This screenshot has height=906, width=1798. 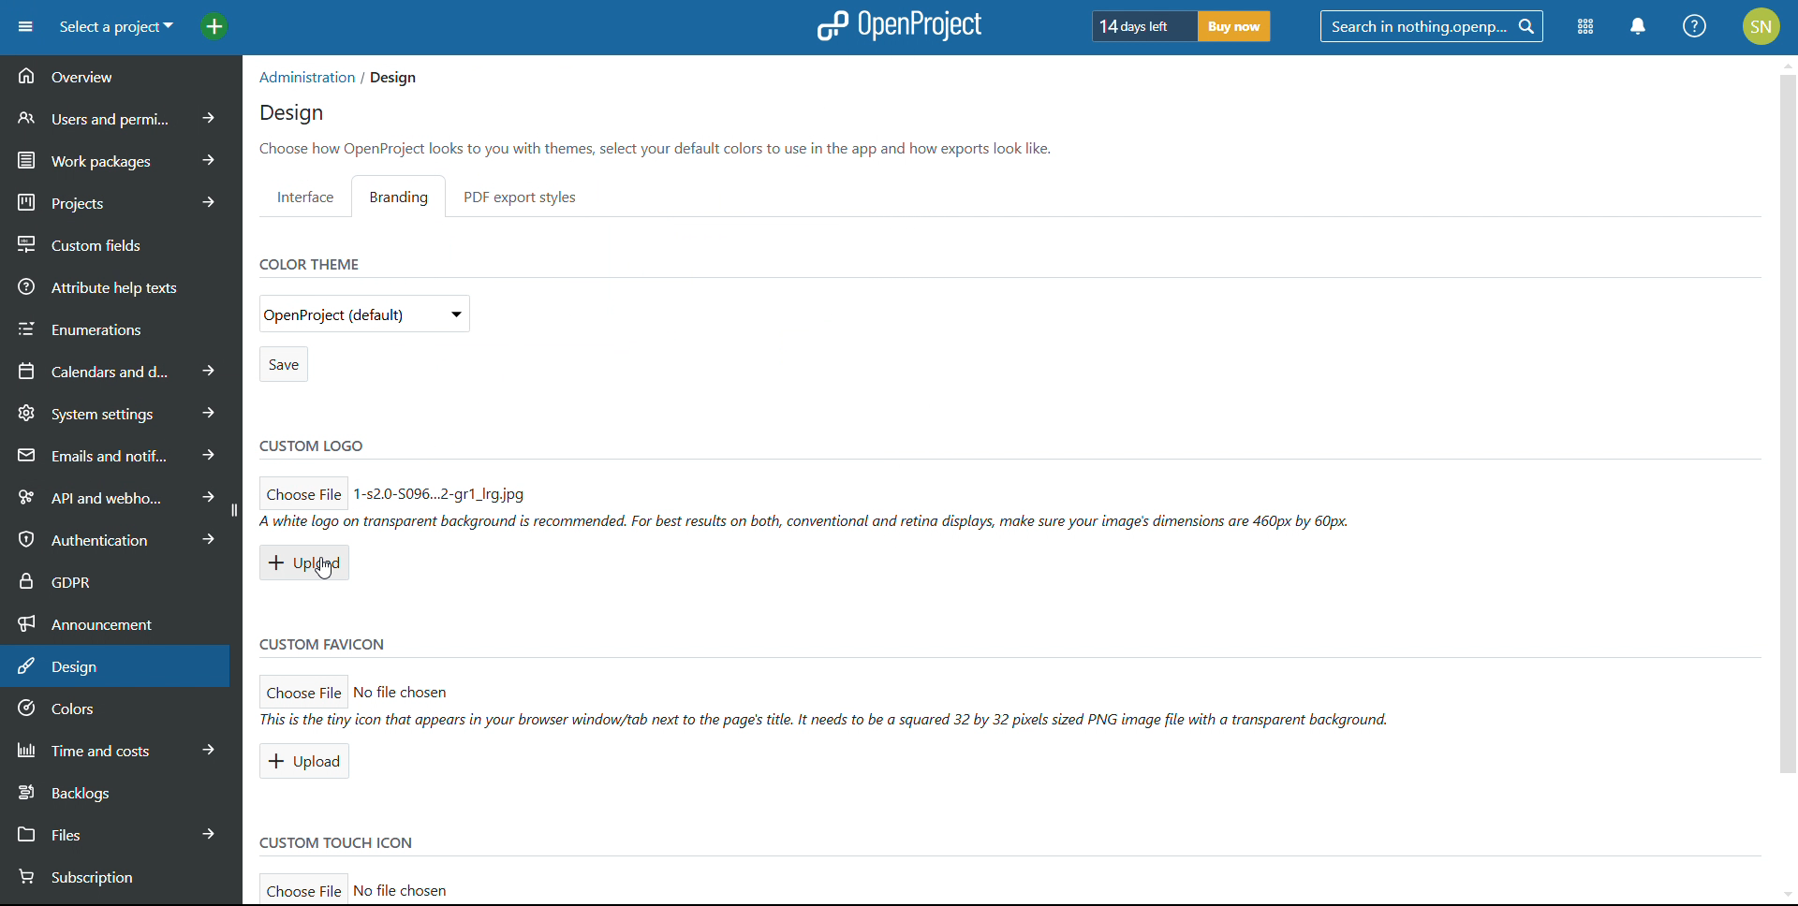 I want to click on pdf export styles, so click(x=521, y=197).